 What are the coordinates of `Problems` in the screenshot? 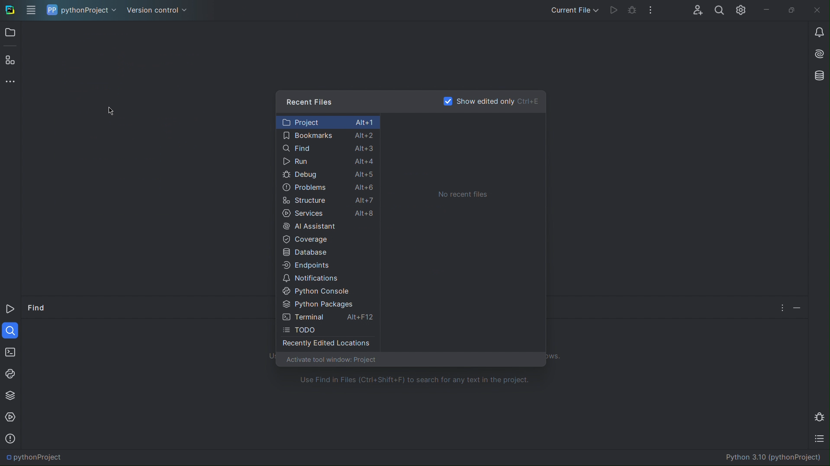 It's located at (328, 188).